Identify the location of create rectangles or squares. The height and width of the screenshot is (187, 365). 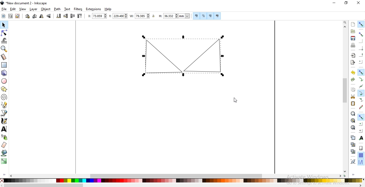
(4, 65).